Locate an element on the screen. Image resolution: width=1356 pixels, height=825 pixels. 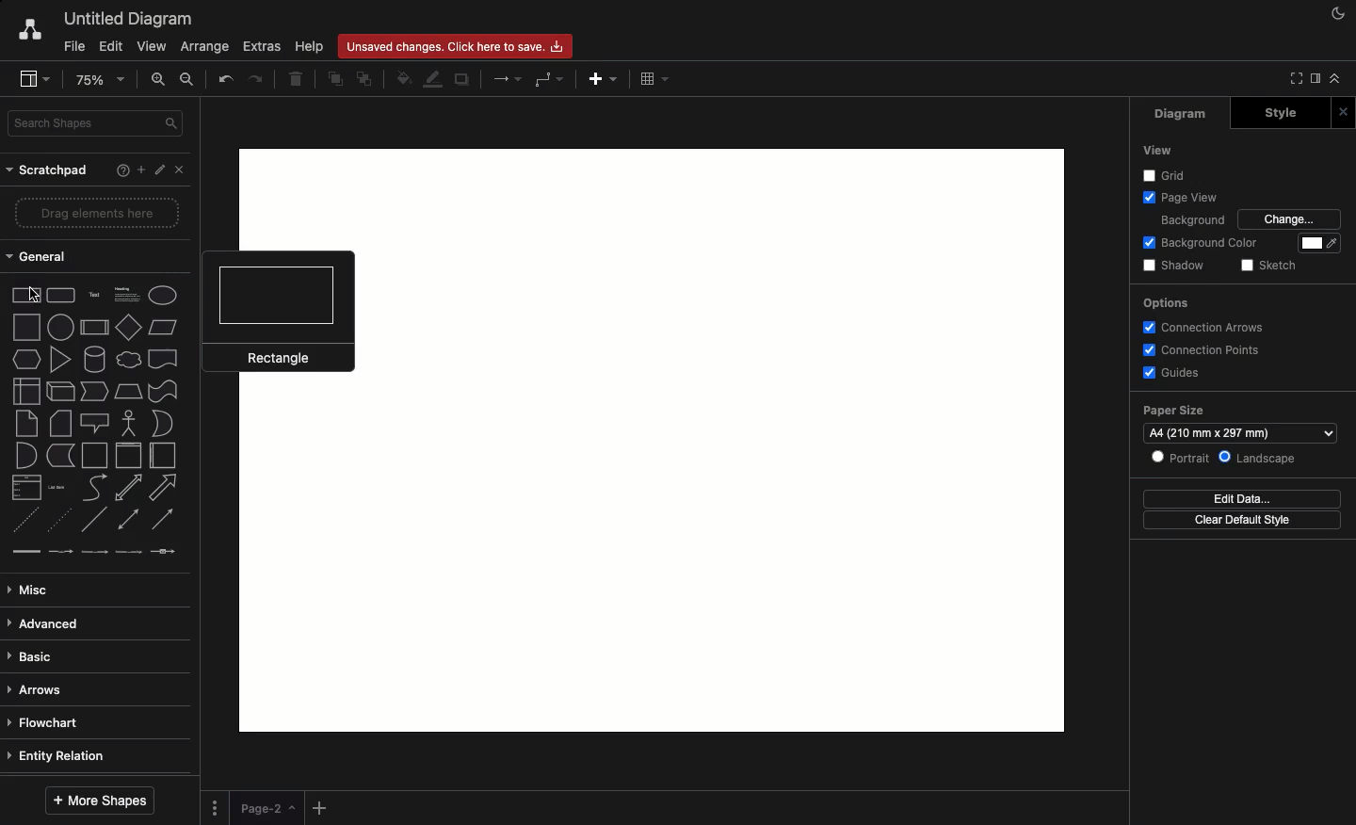
note is located at coordinates (27, 423).